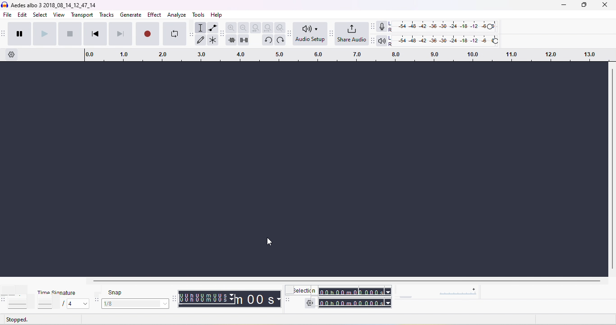 Image resolution: width=616 pixels, height=325 pixels. I want to click on fit selection to width, so click(257, 28).